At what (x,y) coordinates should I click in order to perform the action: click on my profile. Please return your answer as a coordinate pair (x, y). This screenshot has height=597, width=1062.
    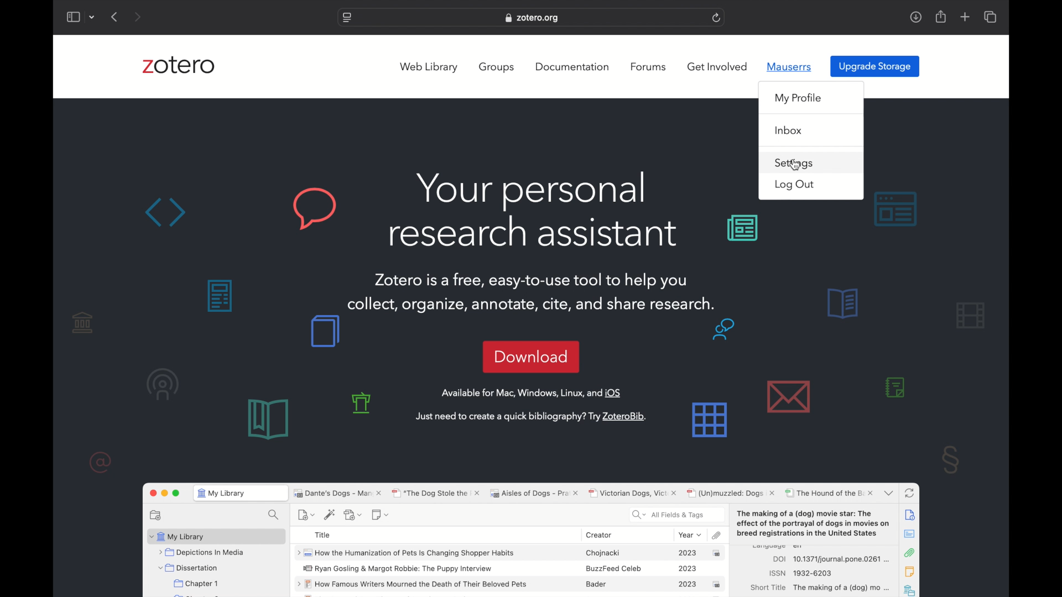
    Looking at the image, I should click on (798, 98).